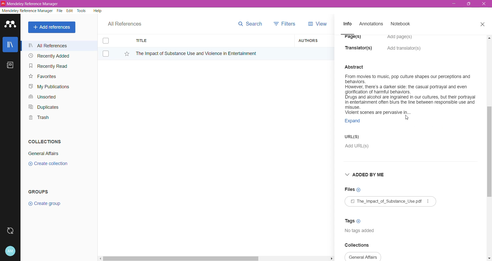  What do you see at coordinates (60, 11) in the screenshot?
I see `File` at bounding box center [60, 11].